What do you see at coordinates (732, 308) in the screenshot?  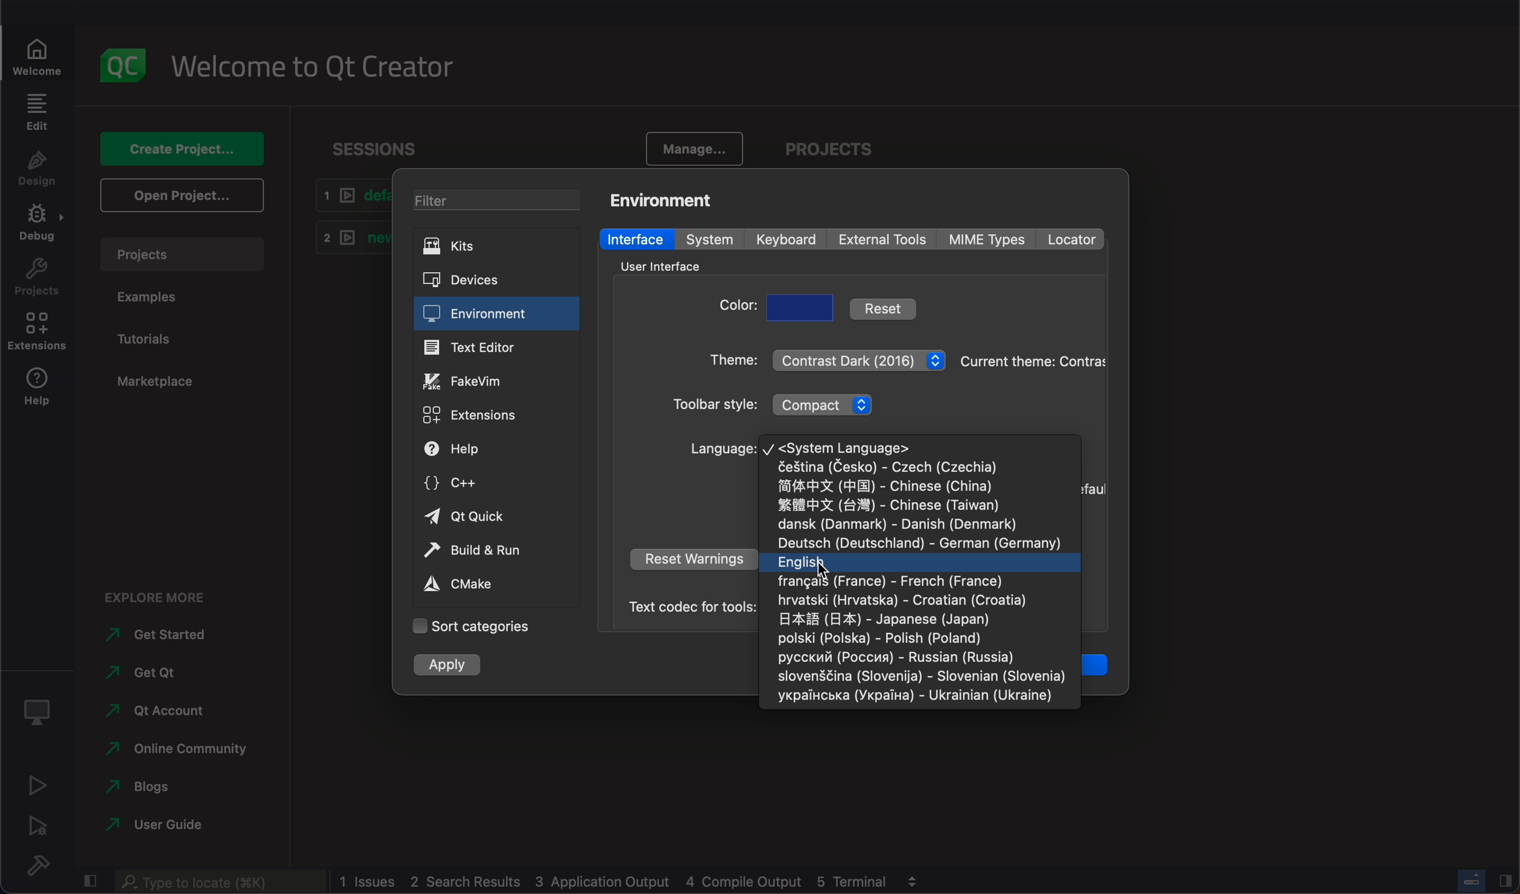 I see `color` at bounding box center [732, 308].